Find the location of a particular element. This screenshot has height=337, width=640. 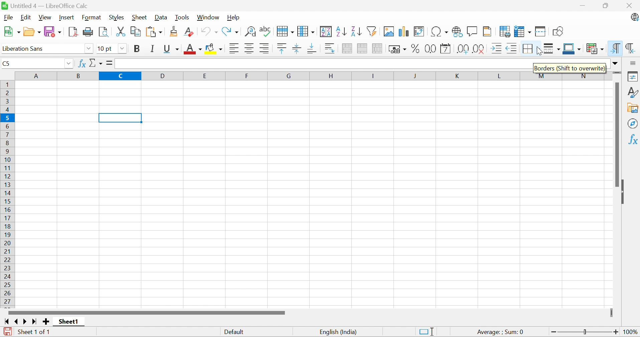

Open is located at coordinates (32, 32).